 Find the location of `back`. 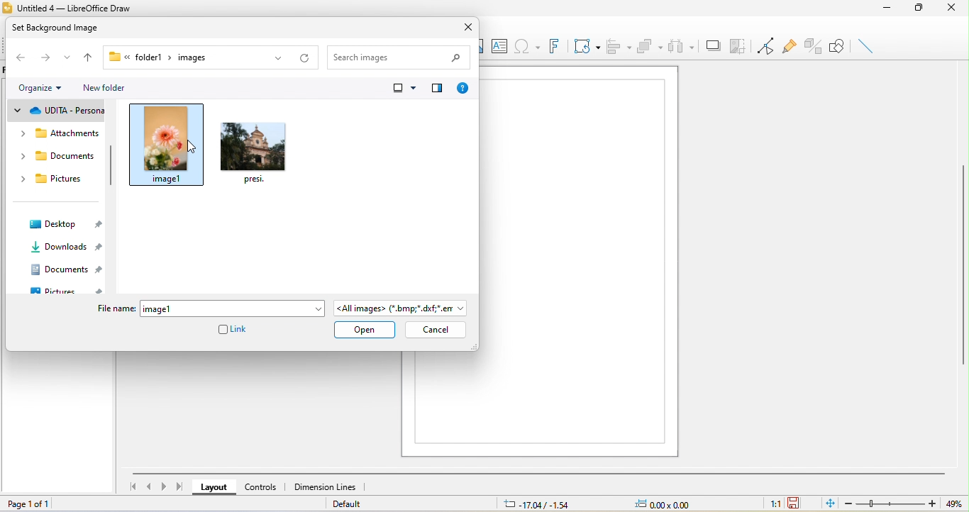

back is located at coordinates (21, 59).